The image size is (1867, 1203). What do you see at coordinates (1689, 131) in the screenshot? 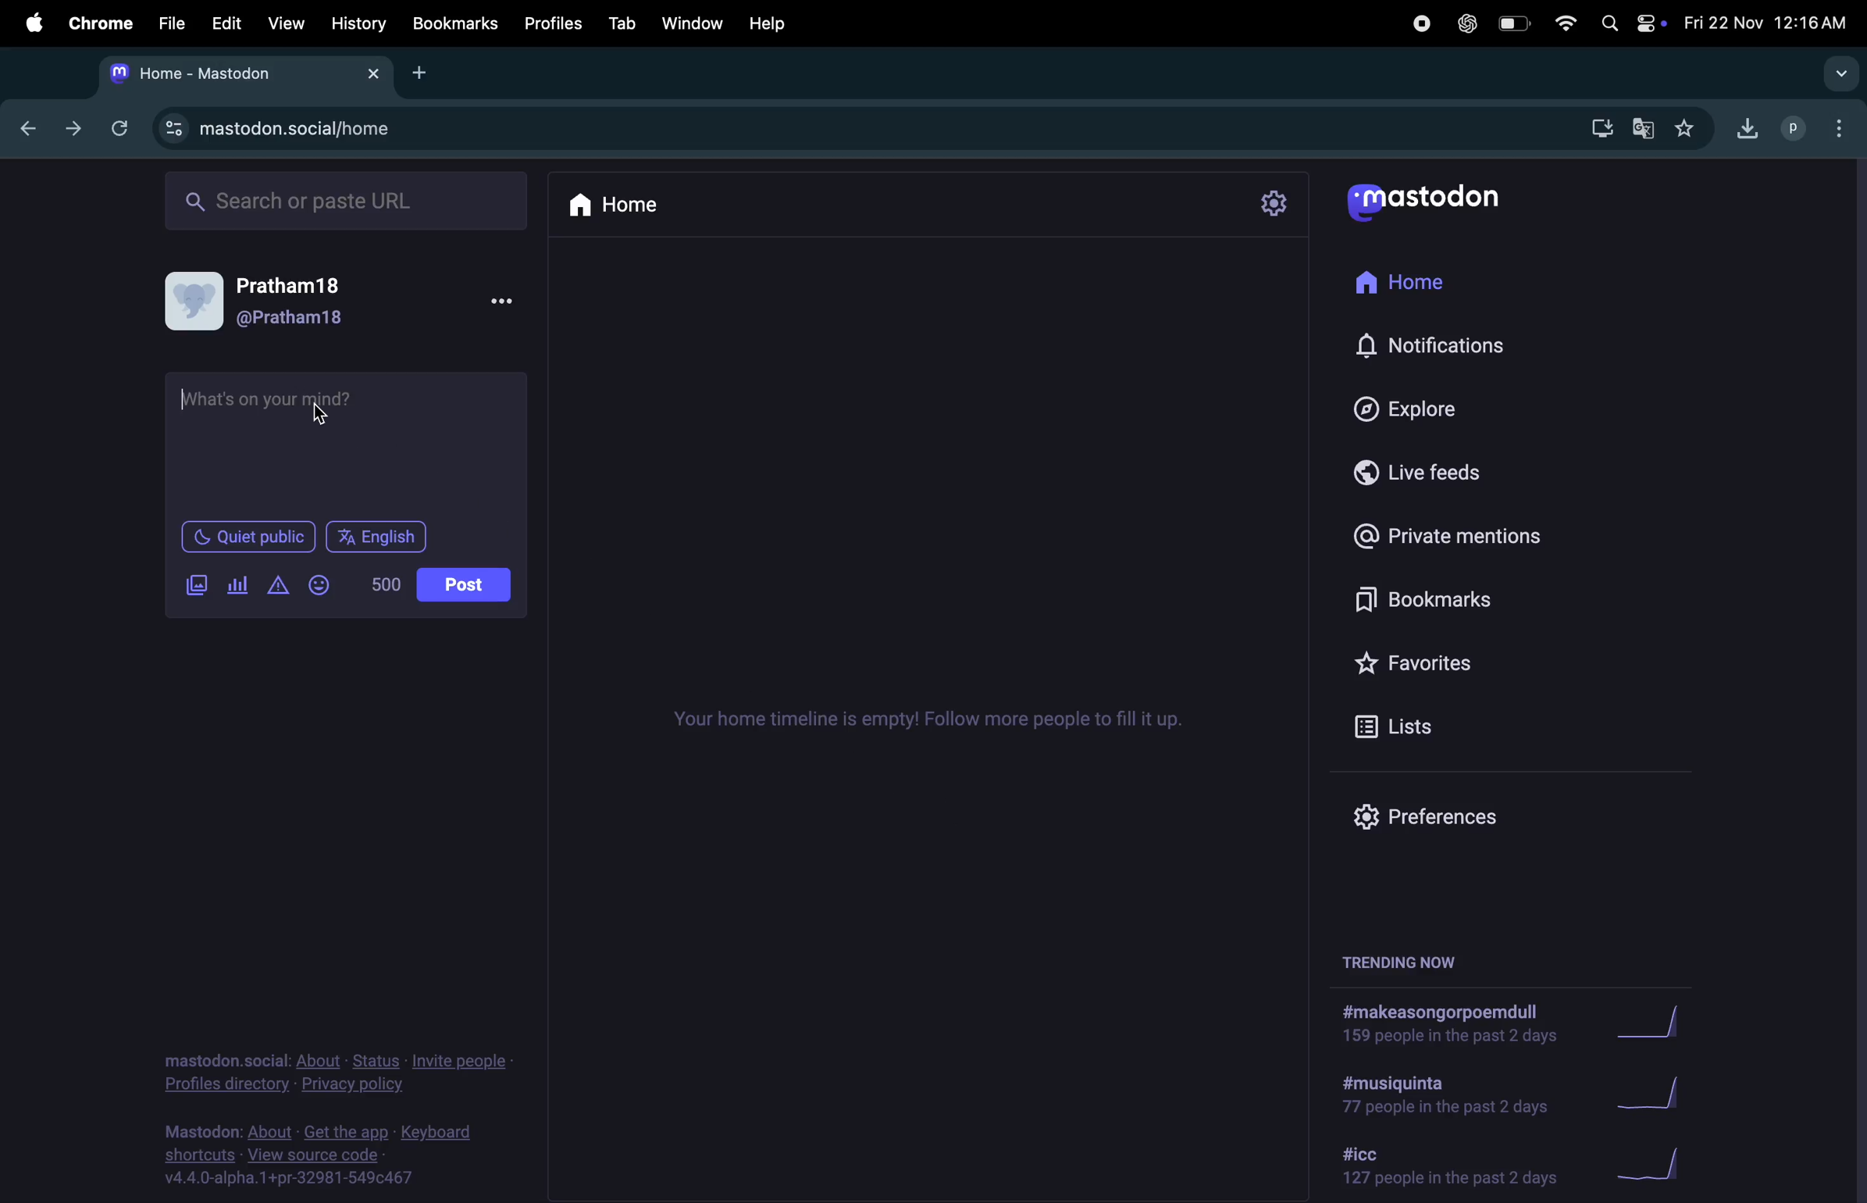
I see `favourites` at bounding box center [1689, 131].